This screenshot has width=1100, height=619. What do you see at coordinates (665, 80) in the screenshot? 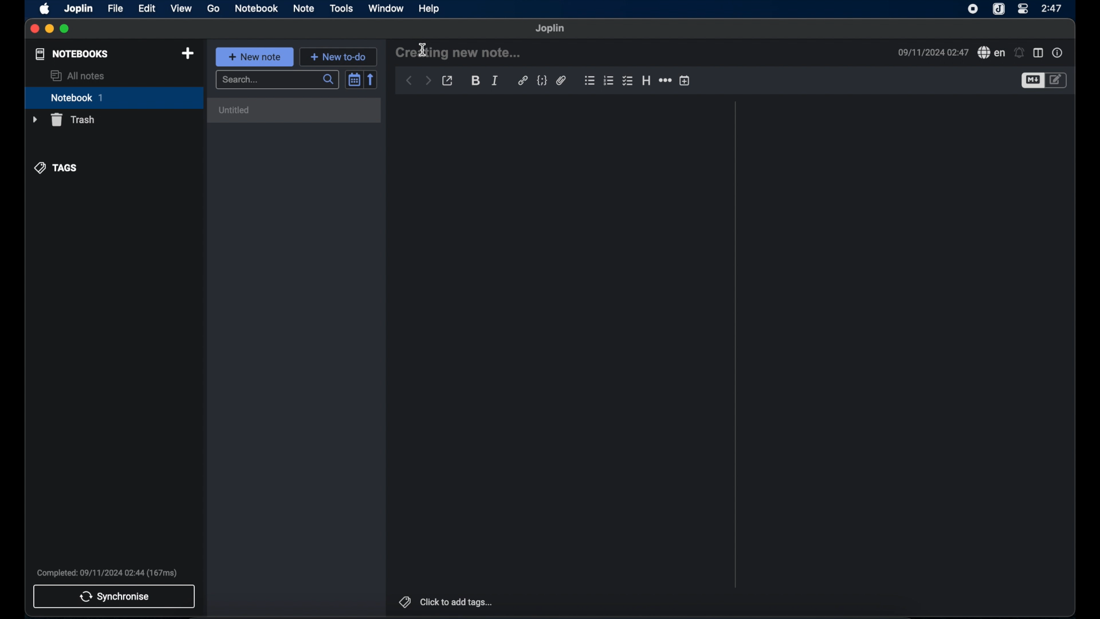
I see `horizontal rule` at bounding box center [665, 80].